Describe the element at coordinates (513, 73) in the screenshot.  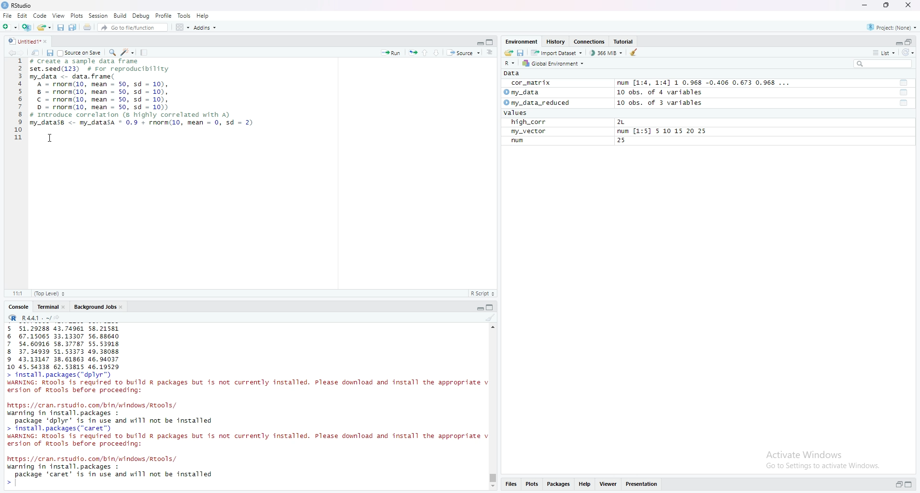
I see `Data ` at that location.